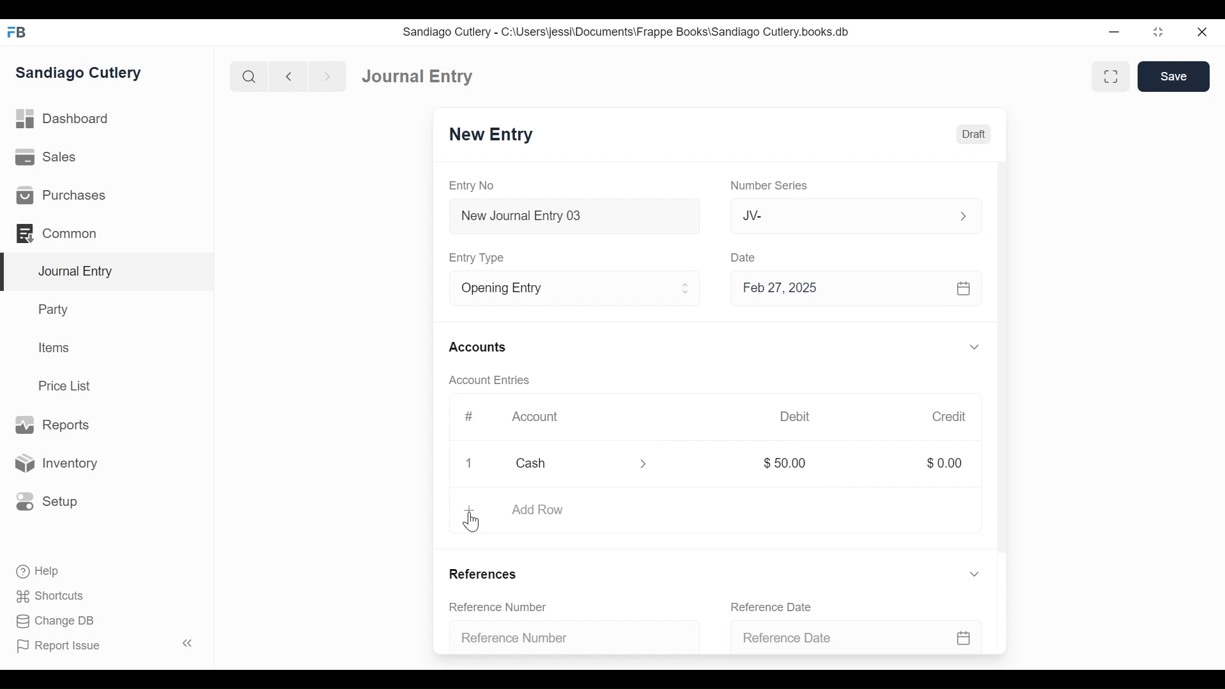 Image resolution: width=1225 pixels, height=689 pixels. What do you see at coordinates (833, 215) in the screenshot?
I see `JV-` at bounding box center [833, 215].